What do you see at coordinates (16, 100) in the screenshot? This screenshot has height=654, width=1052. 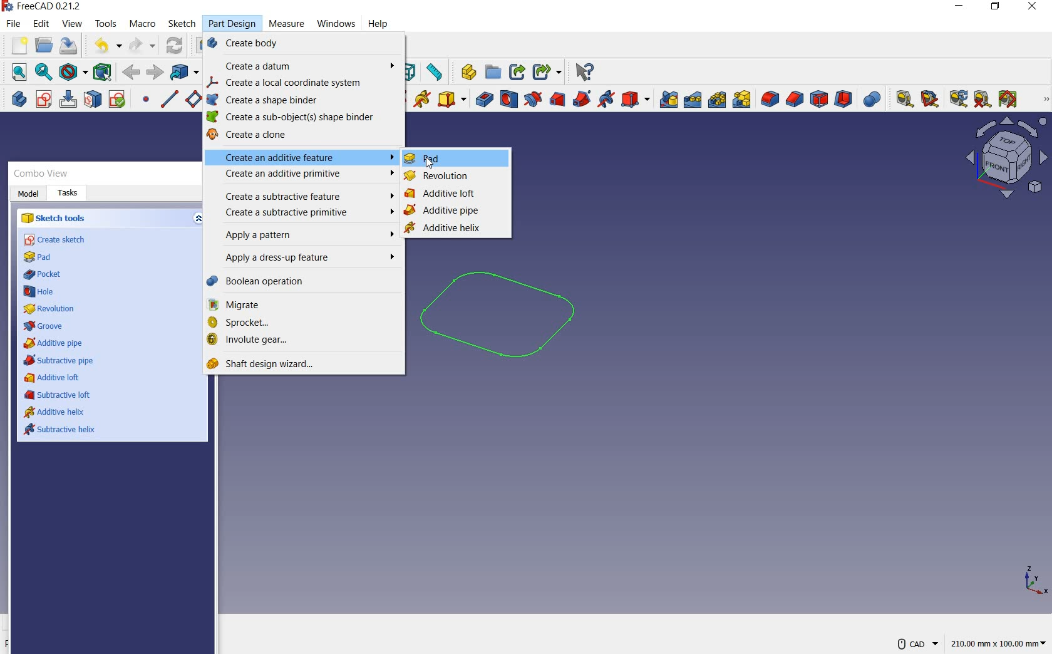 I see `create body` at bounding box center [16, 100].